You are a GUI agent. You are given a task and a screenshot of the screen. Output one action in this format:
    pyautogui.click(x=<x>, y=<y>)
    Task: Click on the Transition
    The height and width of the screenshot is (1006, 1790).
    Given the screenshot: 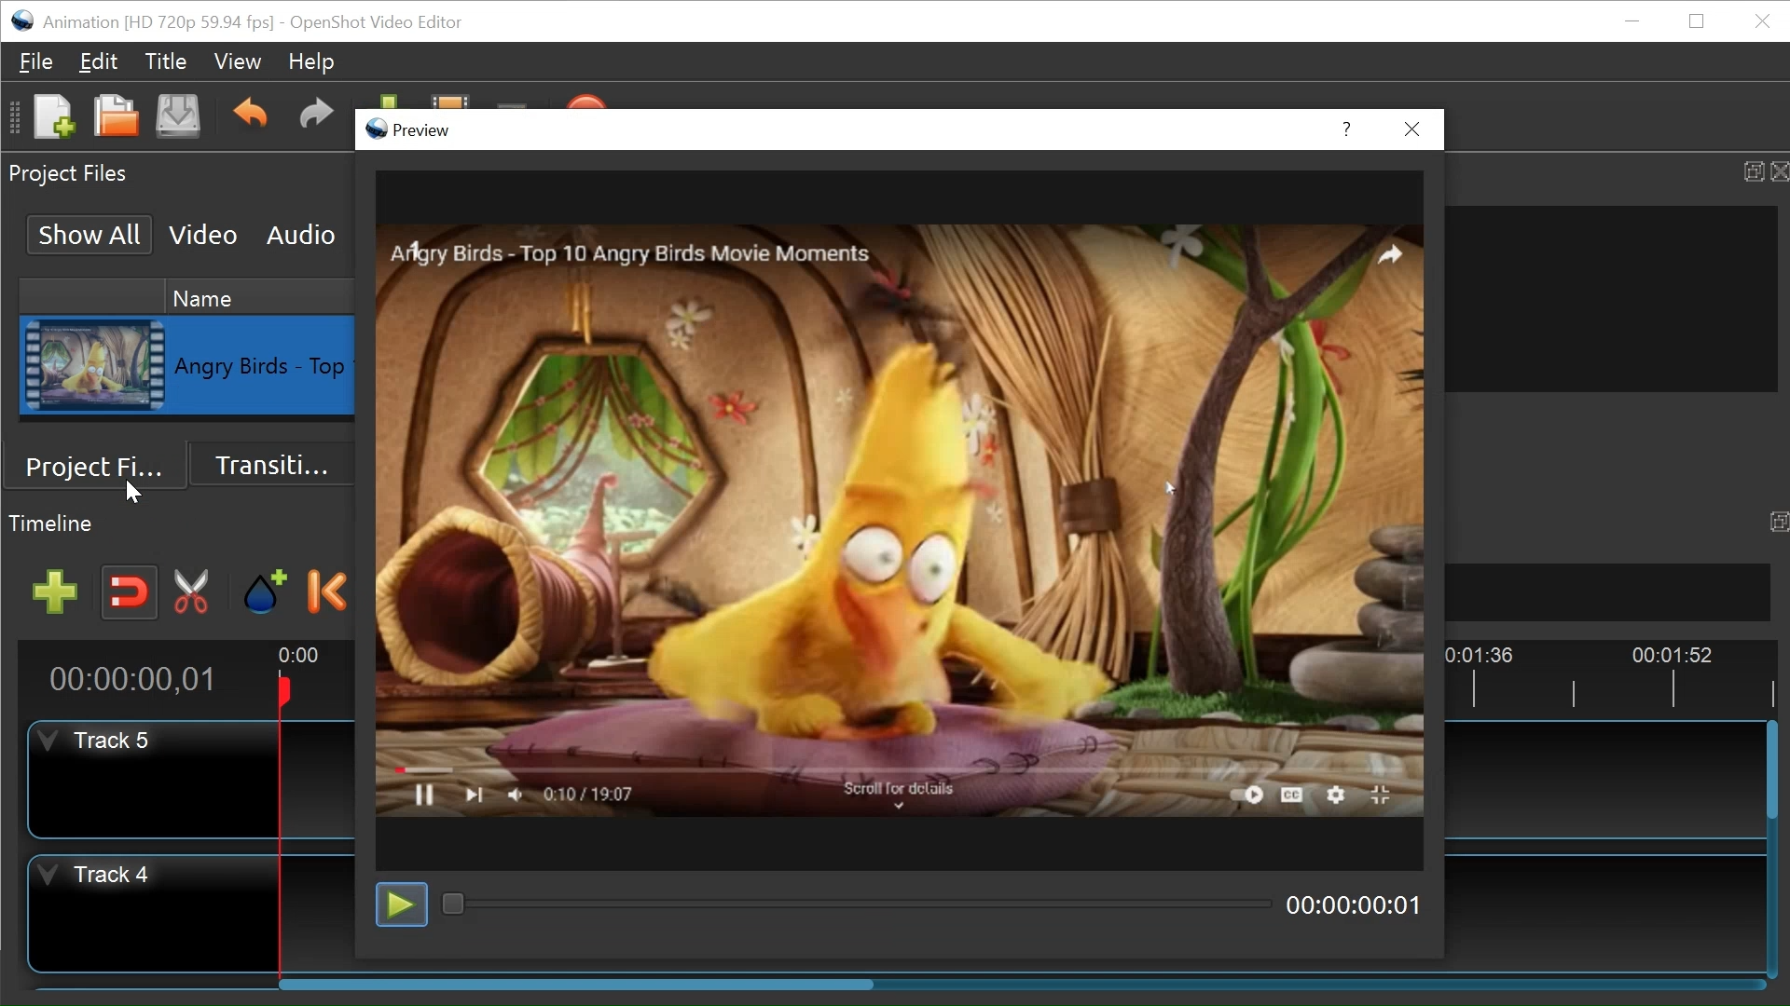 What is the action you would take?
    pyautogui.click(x=272, y=465)
    